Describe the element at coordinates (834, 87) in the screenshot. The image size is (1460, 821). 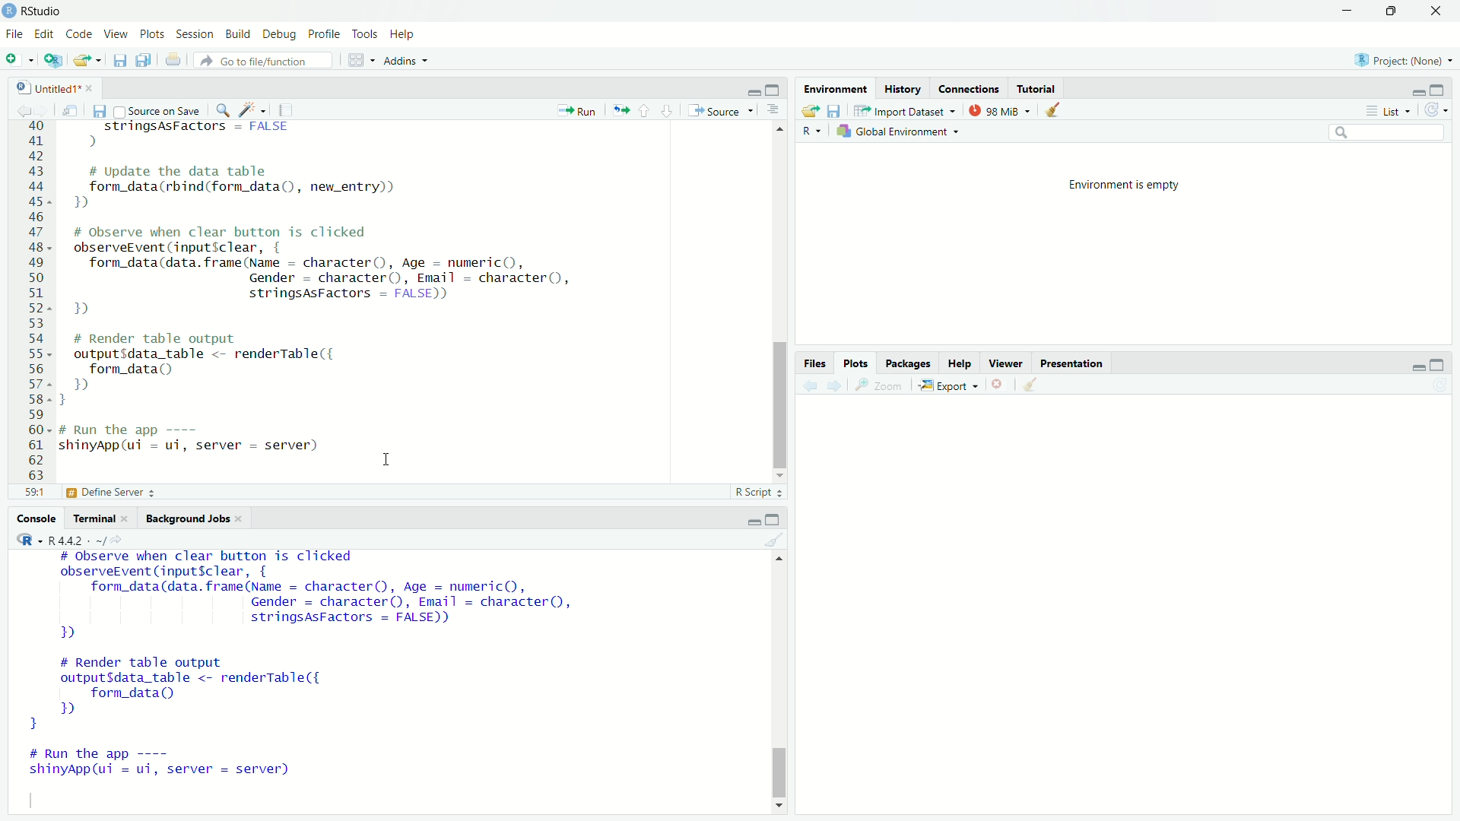
I see `environment` at that location.